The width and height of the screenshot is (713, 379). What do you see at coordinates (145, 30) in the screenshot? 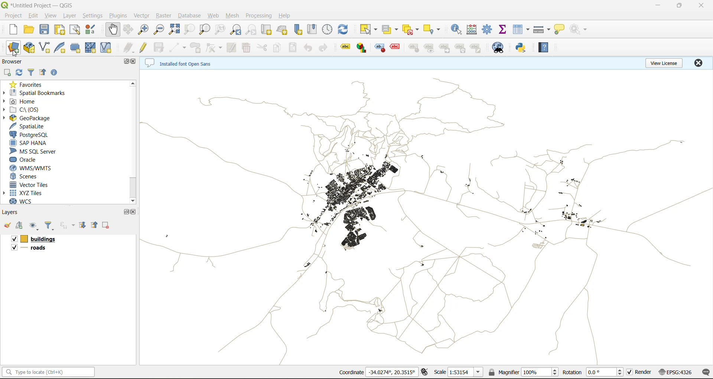
I see `zoom in` at bounding box center [145, 30].